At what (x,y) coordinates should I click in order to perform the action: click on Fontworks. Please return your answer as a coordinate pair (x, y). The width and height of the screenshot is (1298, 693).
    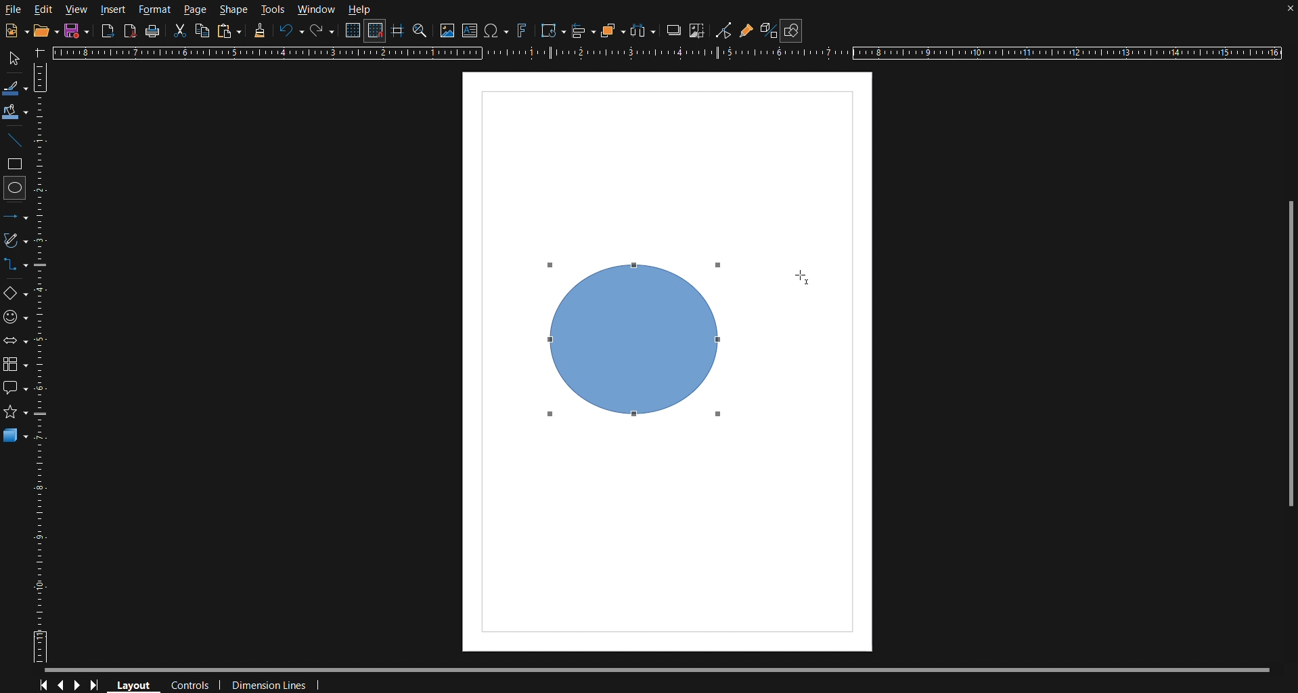
    Looking at the image, I should click on (522, 31).